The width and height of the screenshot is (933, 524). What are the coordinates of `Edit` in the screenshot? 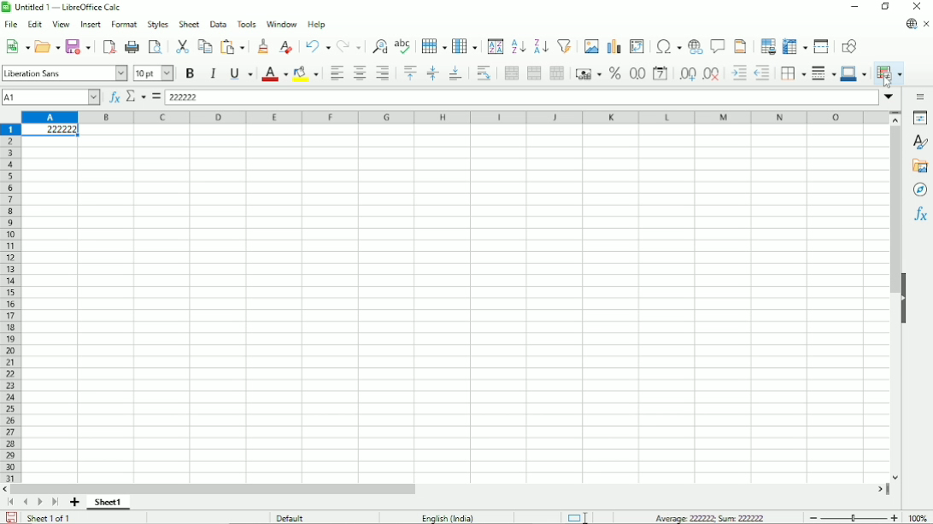 It's located at (34, 26).